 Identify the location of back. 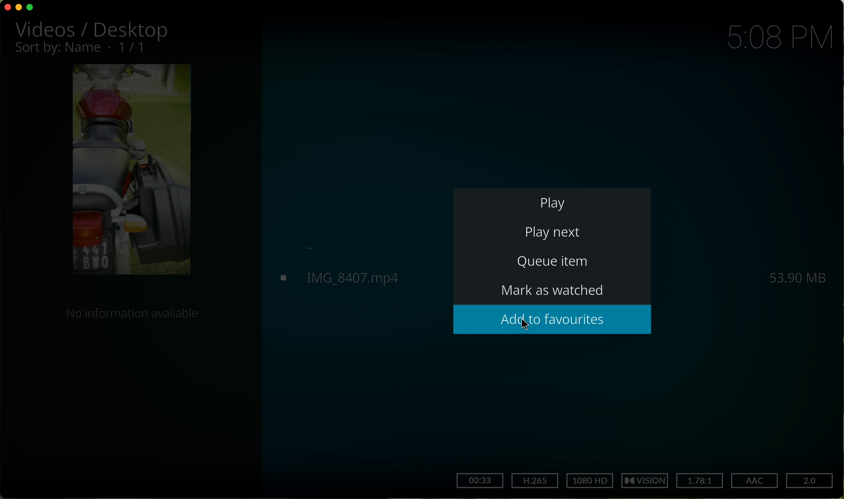
(314, 248).